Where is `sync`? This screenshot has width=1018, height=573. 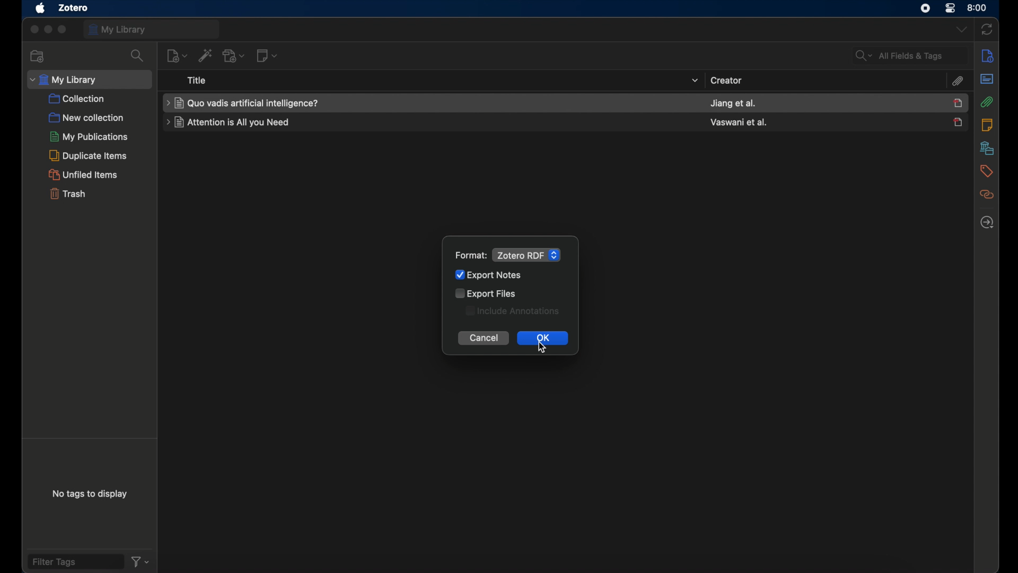
sync is located at coordinates (987, 28).